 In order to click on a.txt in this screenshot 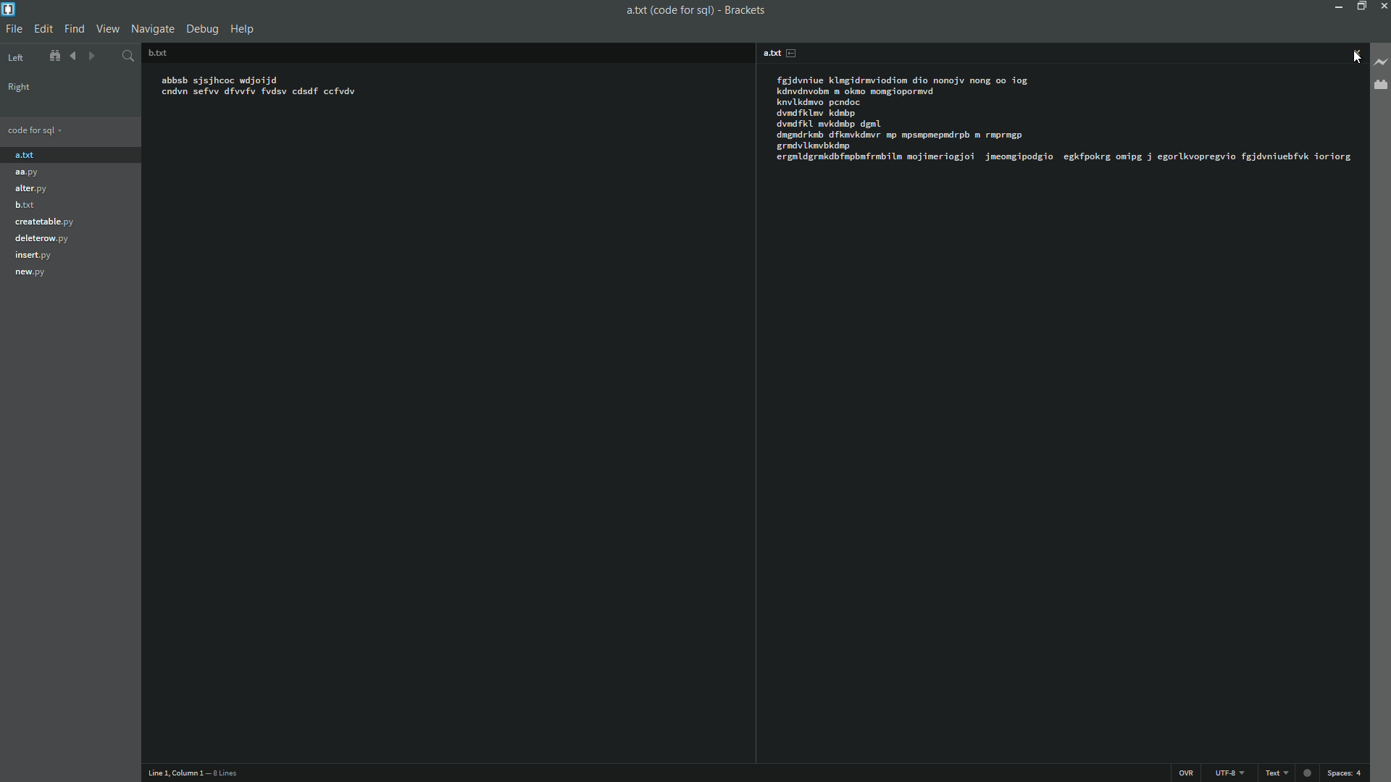, I will do `click(777, 53)`.